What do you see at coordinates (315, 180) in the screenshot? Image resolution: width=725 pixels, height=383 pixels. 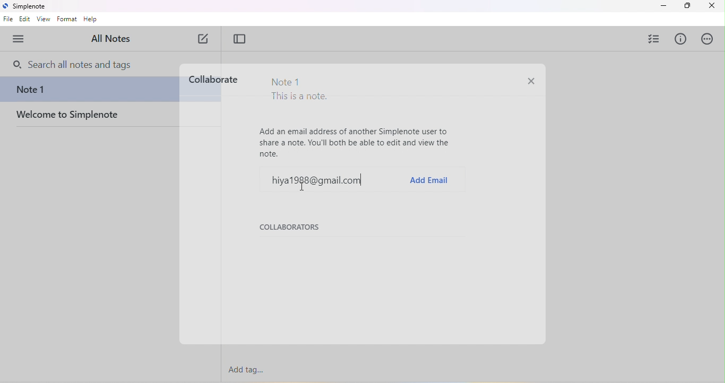 I see `hiya1988@gmail.com` at bounding box center [315, 180].